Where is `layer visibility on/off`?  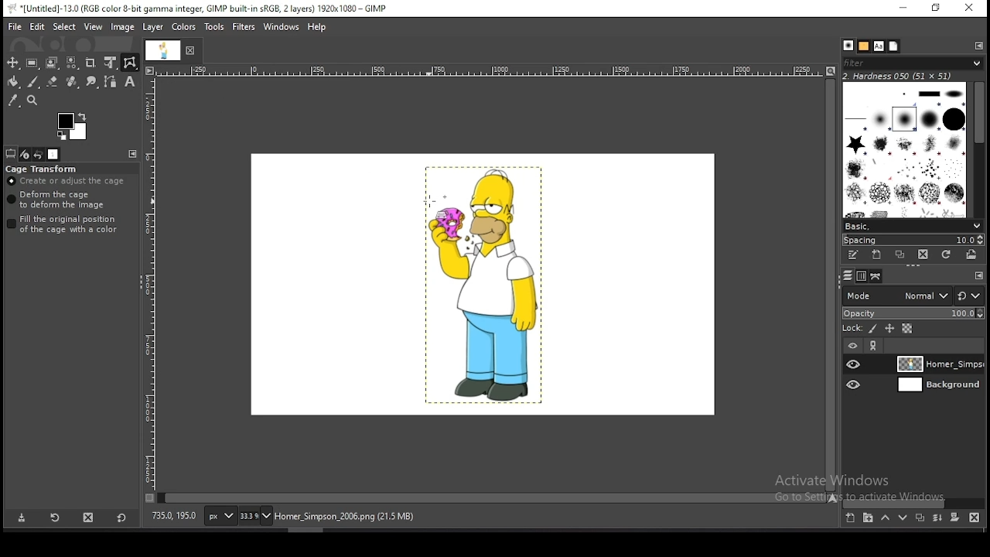
layer visibility on/off is located at coordinates (855, 364).